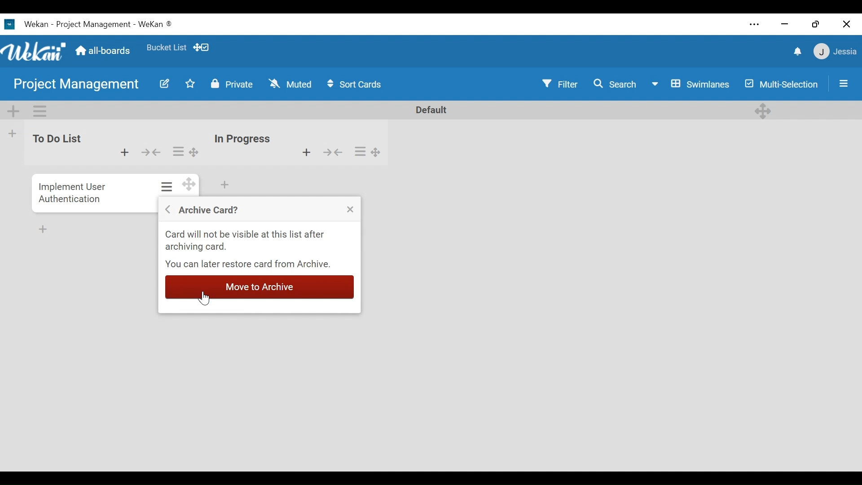 The width and height of the screenshot is (862, 485). What do you see at coordinates (184, 150) in the screenshot?
I see `options` at bounding box center [184, 150].